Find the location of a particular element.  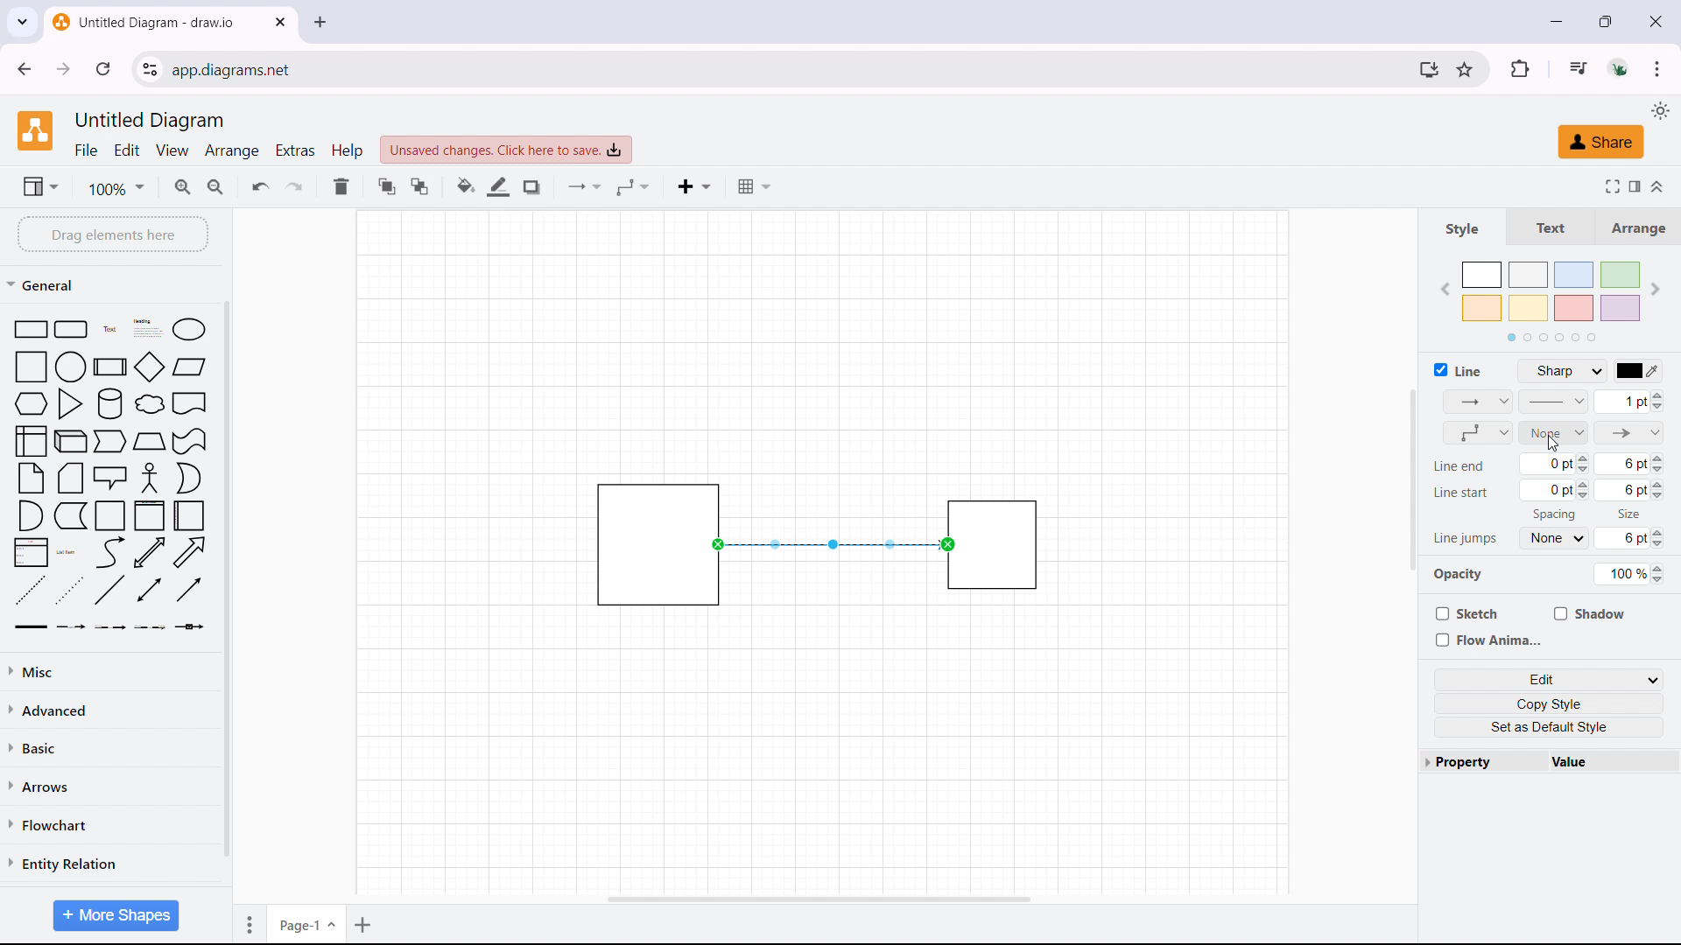

copy style is located at coordinates (1551, 703).